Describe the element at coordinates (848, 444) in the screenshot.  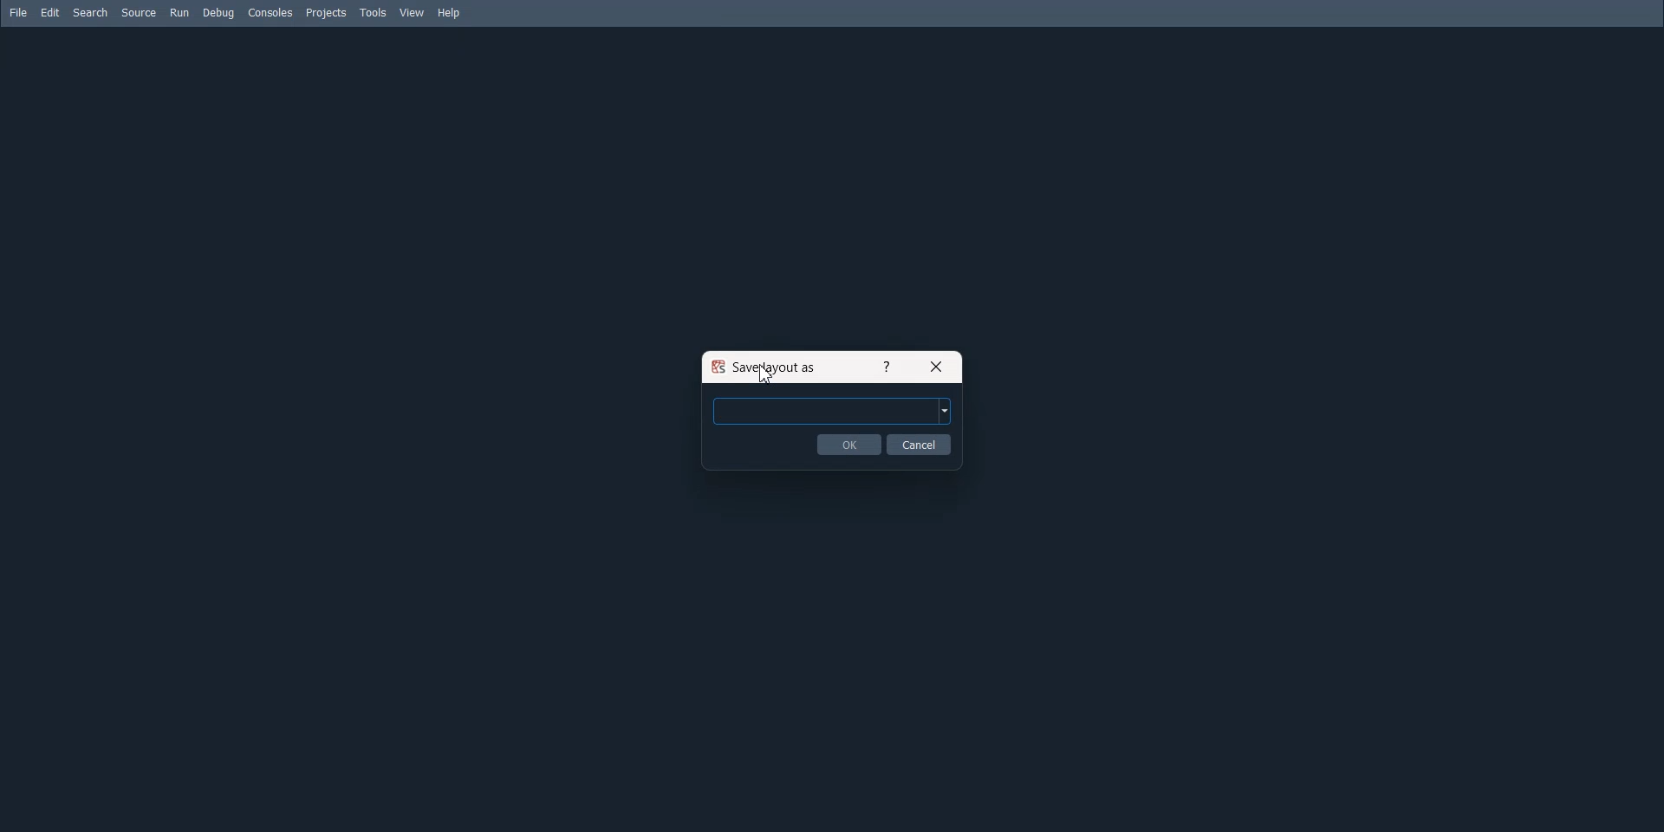
I see `OK` at that location.